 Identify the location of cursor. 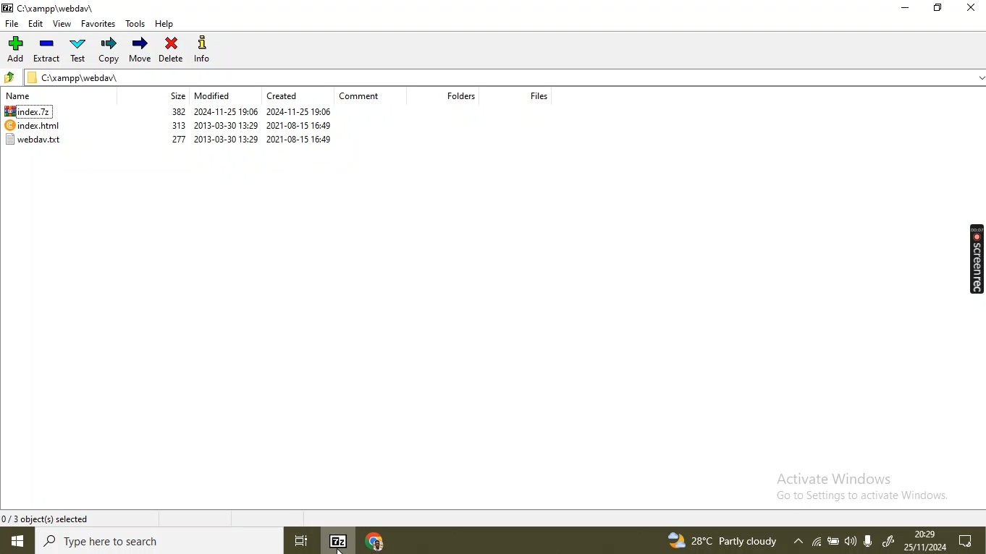
(341, 547).